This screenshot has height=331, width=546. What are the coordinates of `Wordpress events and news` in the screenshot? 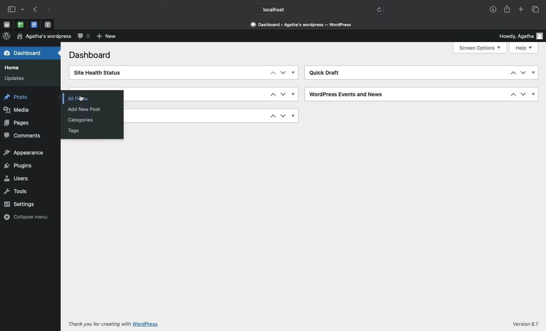 It's located at (348, 94).